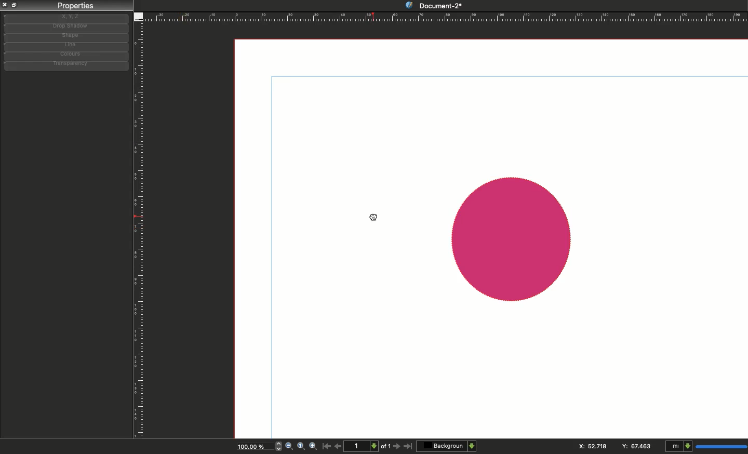 The height and width of the screenshot is (454, 748). Describe the element at coordinates (66, 17) in the screenshot. I see `X, y, z` at that location.